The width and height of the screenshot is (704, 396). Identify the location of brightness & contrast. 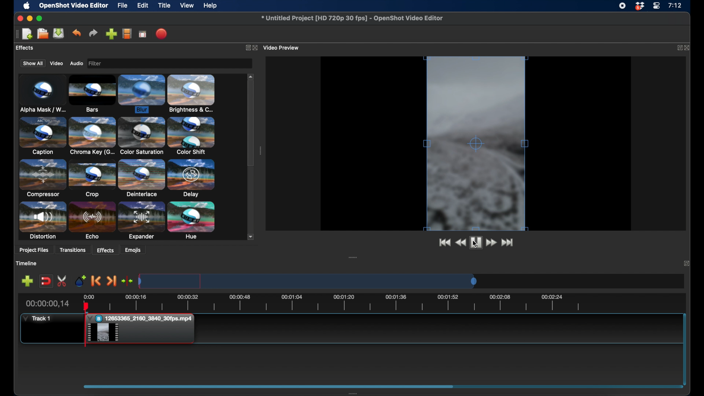
(191, 93).